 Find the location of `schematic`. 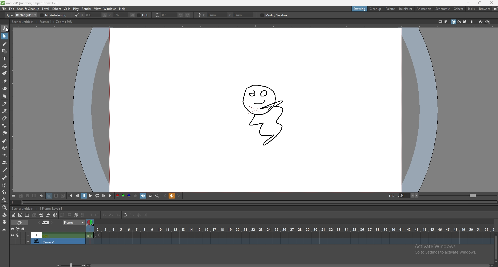

schematic is located at coordinates (443, 9).